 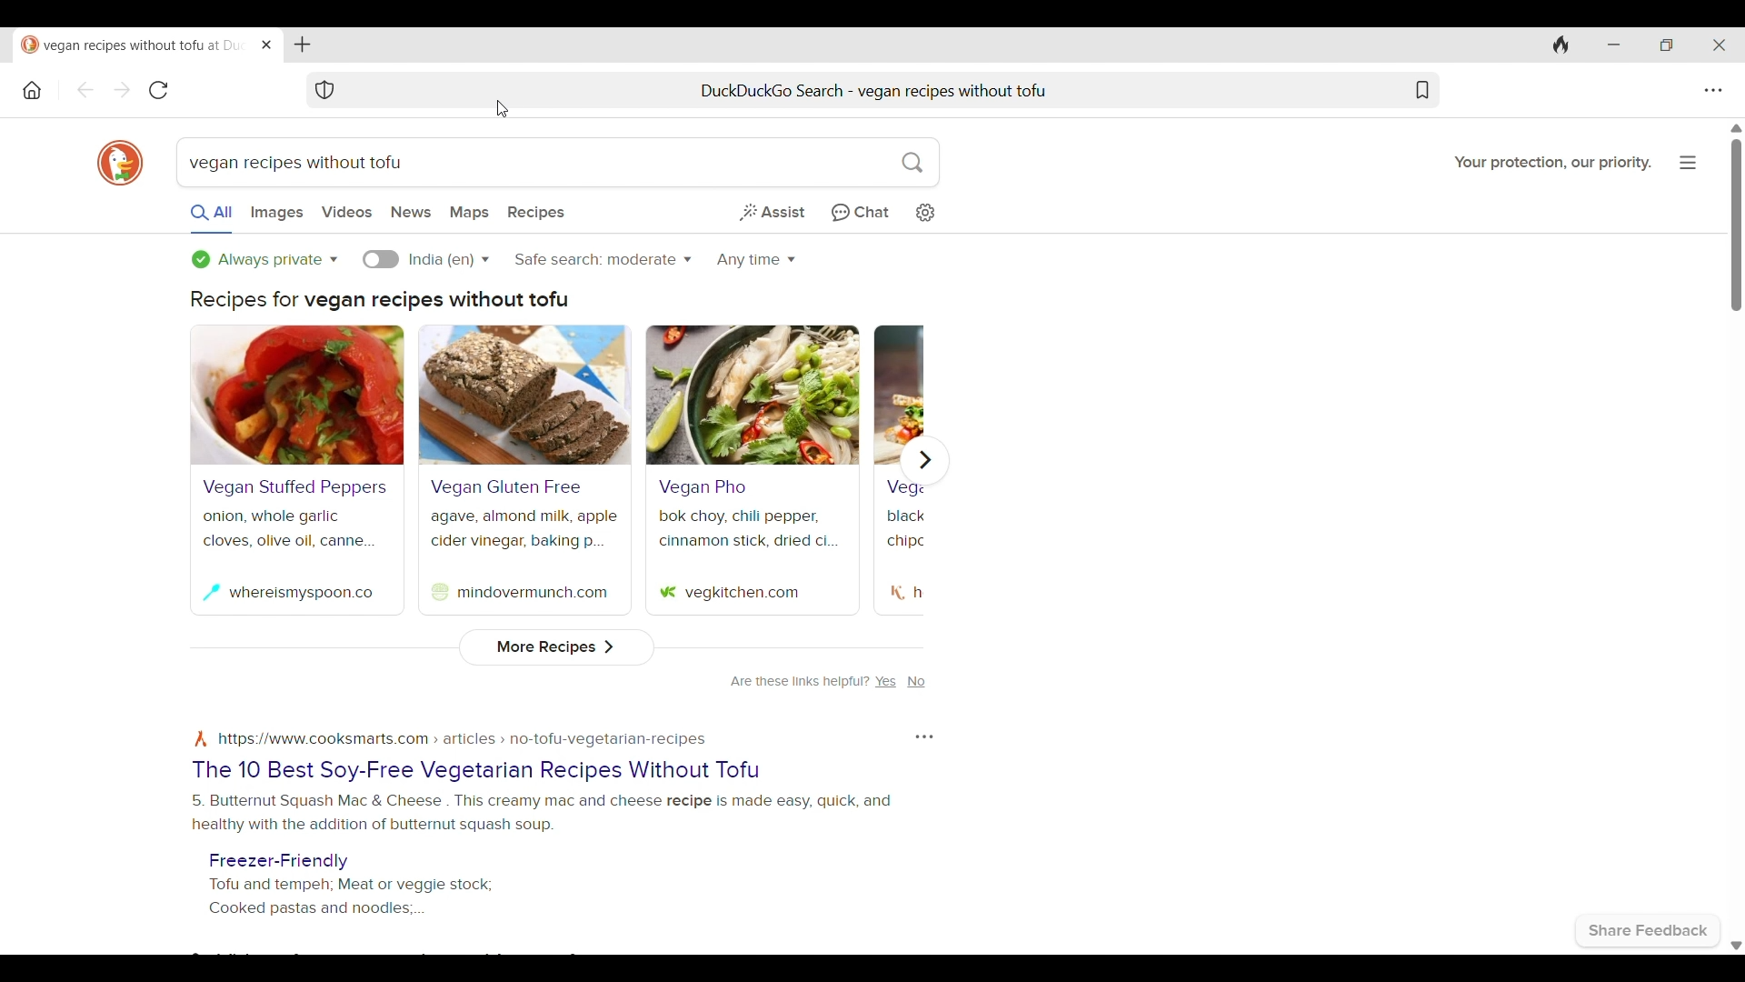 I want to click on https://www.cooksmarts.com » articles » no-tofu-vegetarian-recipes, so click(x=462, y=740).